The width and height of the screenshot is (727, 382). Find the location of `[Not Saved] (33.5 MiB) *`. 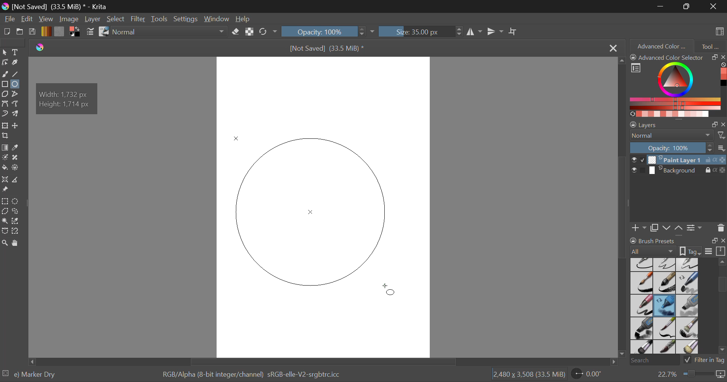

[Not Saved] (33.5 MiB) * is located at coordinates (326, 48).